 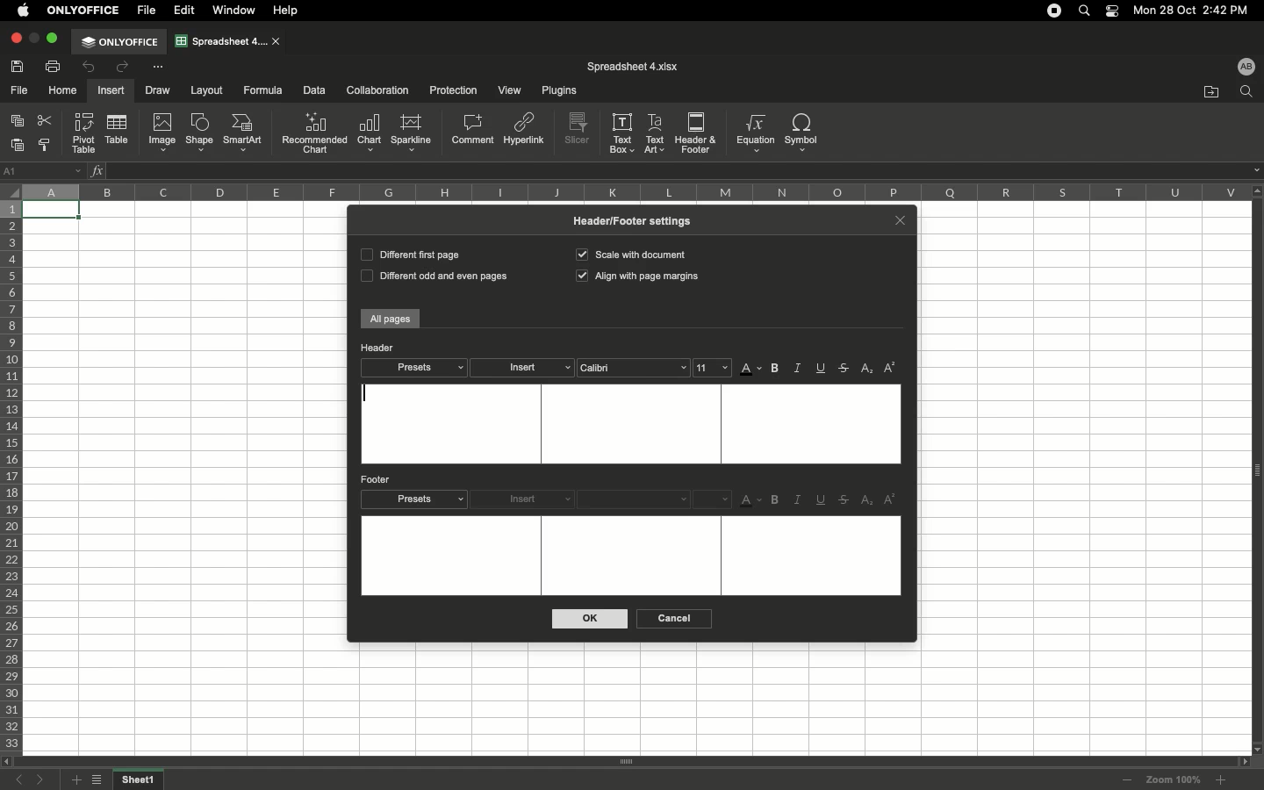 I want to click on Underline, so click(x=822, y=501).